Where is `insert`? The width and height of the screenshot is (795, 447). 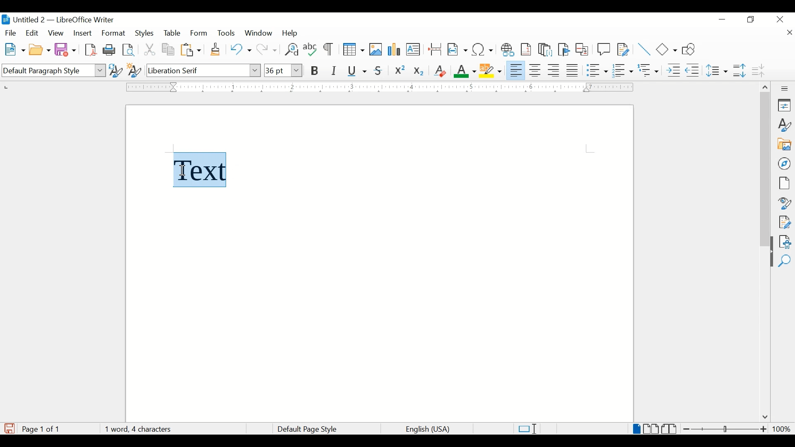
insert is located at coordinates (82, 33).